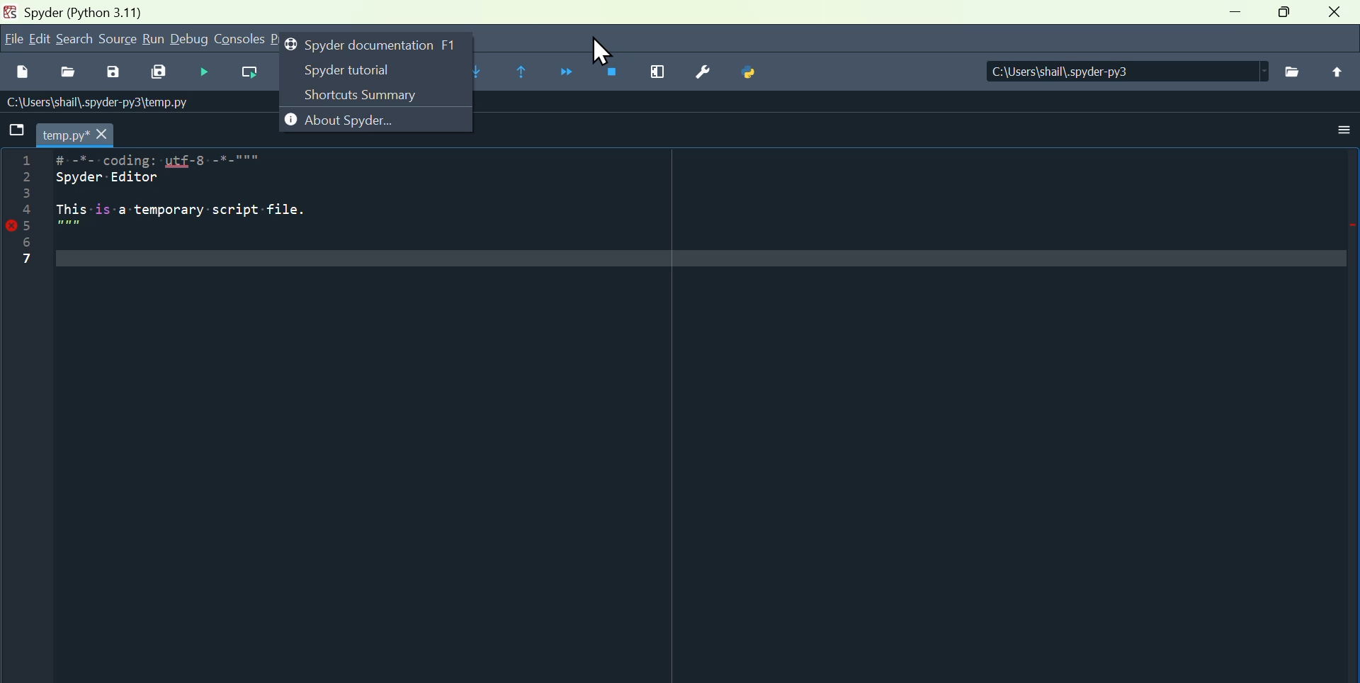 Image resolution: width=1360 pixels, height=683 pixels. What do you see at coordinates (603, 50) in the screenshot?
I see `cursor` at bounding box center [603, 50].